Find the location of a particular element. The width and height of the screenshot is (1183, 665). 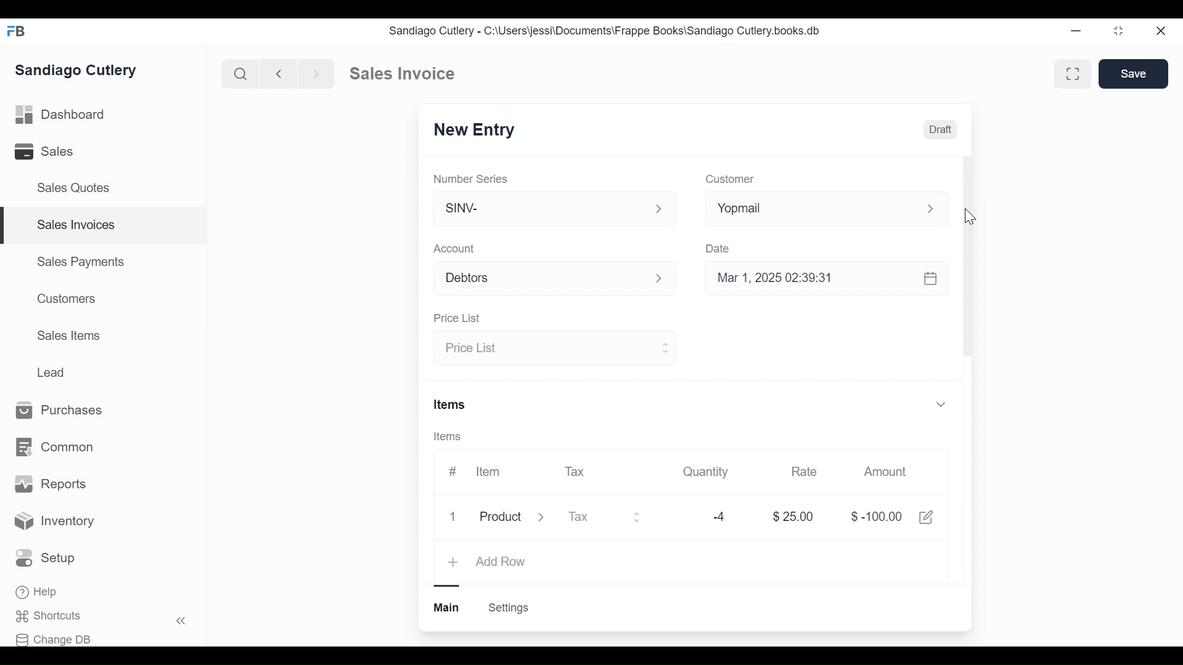

Tax is located at coordinates (605, 517).